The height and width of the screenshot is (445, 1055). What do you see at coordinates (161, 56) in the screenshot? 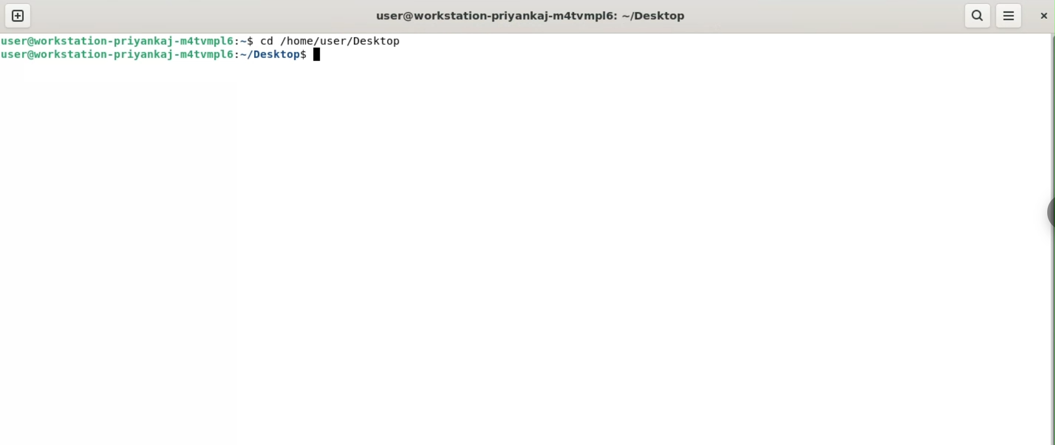
I see `user@workstation-priyankaj-m4tvmpl6:~$` at bounding box center [161, 56].